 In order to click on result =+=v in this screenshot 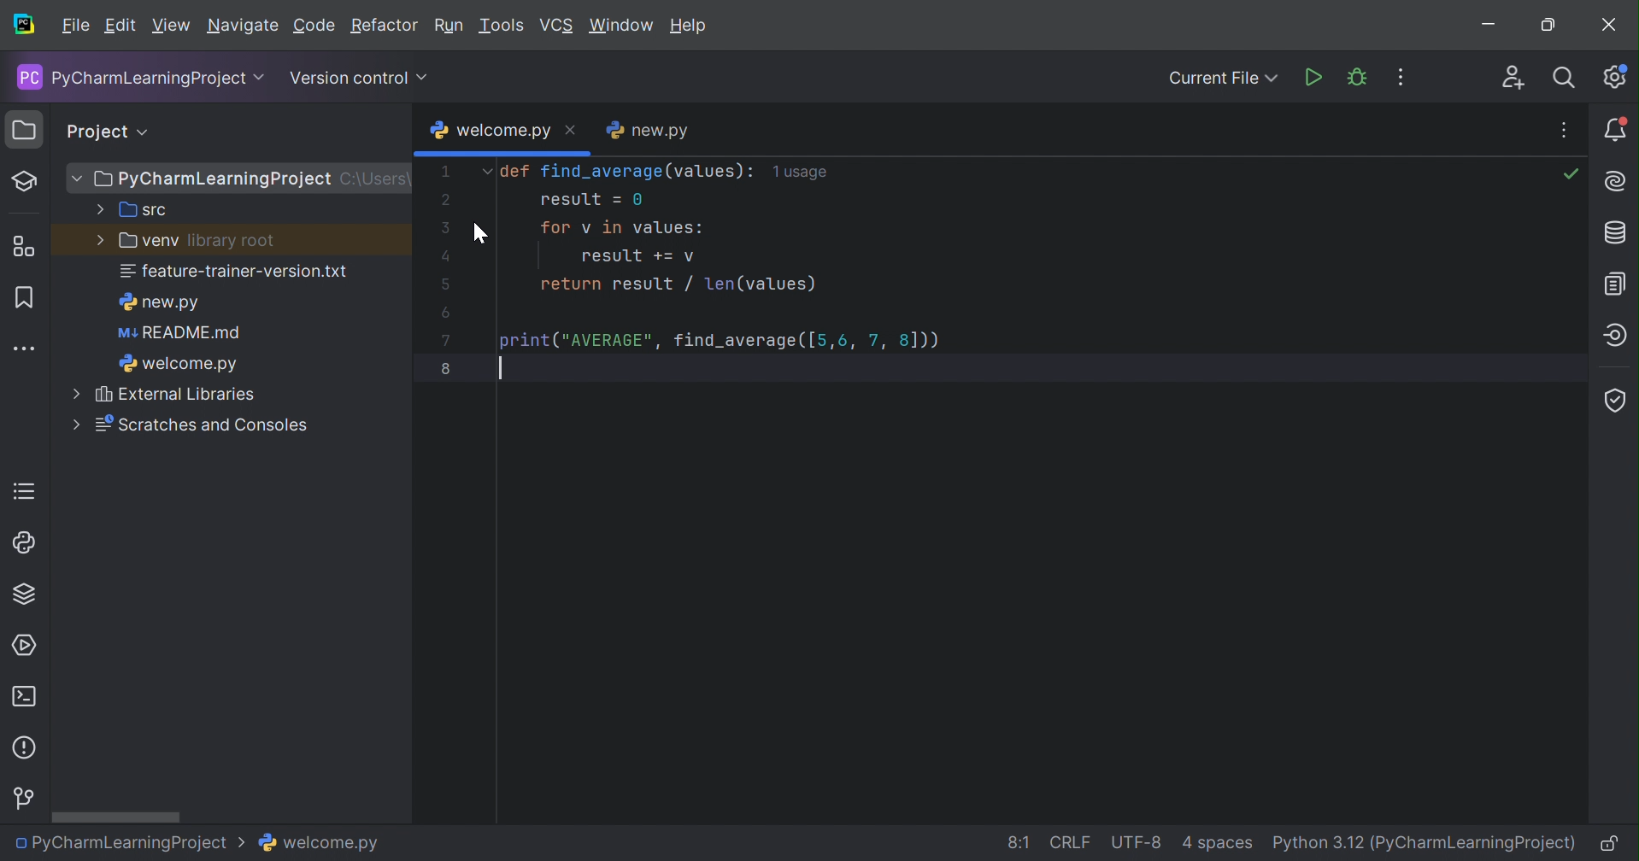, I will do `click(639, 257)`.